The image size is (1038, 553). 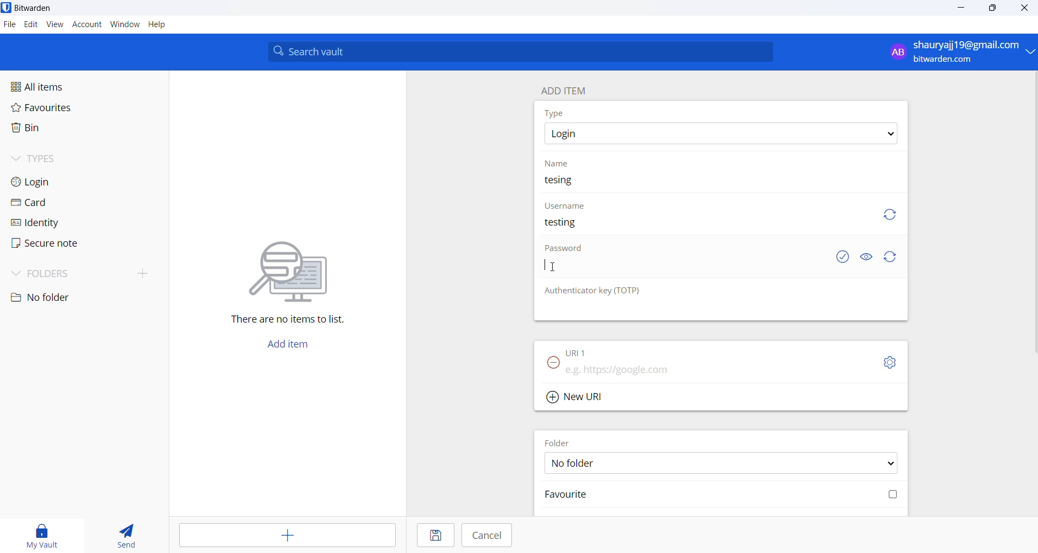 I want to click on Password , so click(x=566, y=250).